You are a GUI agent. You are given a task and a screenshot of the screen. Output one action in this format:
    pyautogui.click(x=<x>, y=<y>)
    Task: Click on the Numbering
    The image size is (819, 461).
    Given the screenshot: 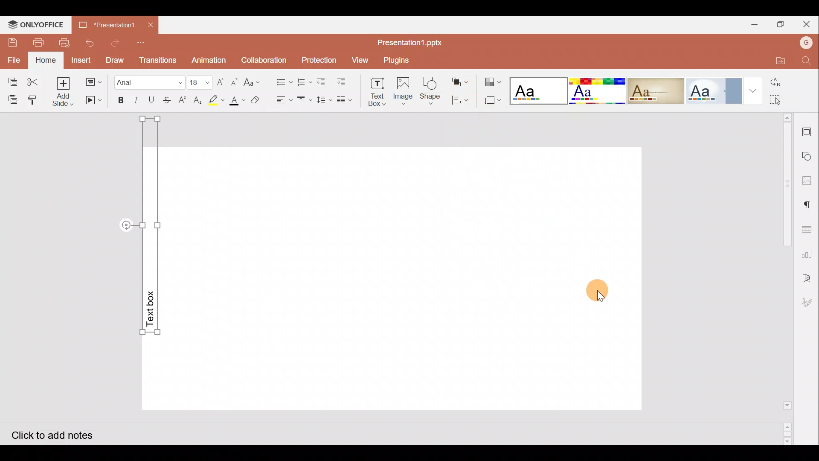 What is the action you would take?
    pyautogui.click(x=305, y=80)
    